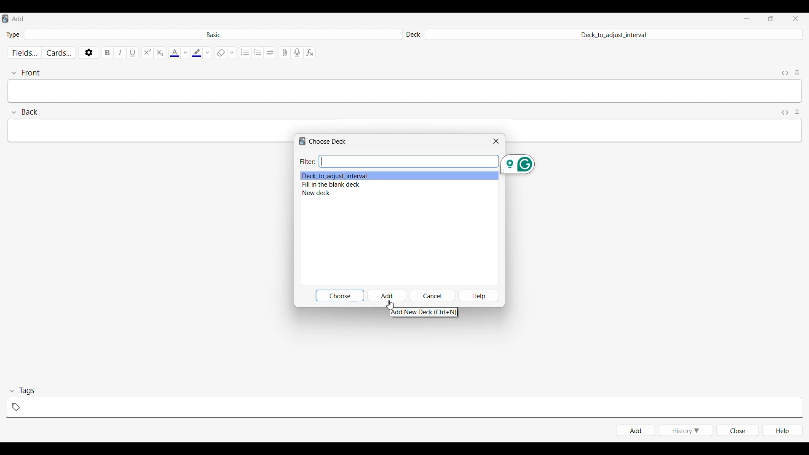  What do you see at coordinates (424, 313) in the screenshot?
I see `Description of current selection` at bounding box center [424, 313].